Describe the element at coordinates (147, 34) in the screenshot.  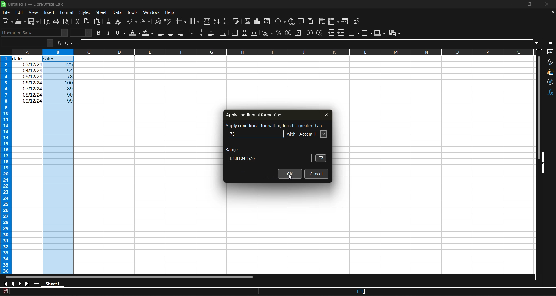
I see `background color` at that location.